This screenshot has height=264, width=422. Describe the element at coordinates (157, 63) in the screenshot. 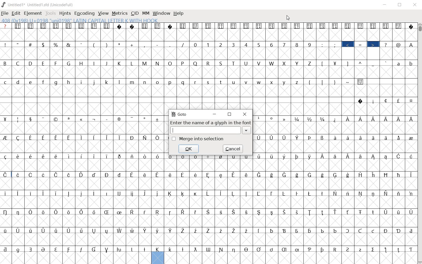

I see `capital letters B - Z` at that location.